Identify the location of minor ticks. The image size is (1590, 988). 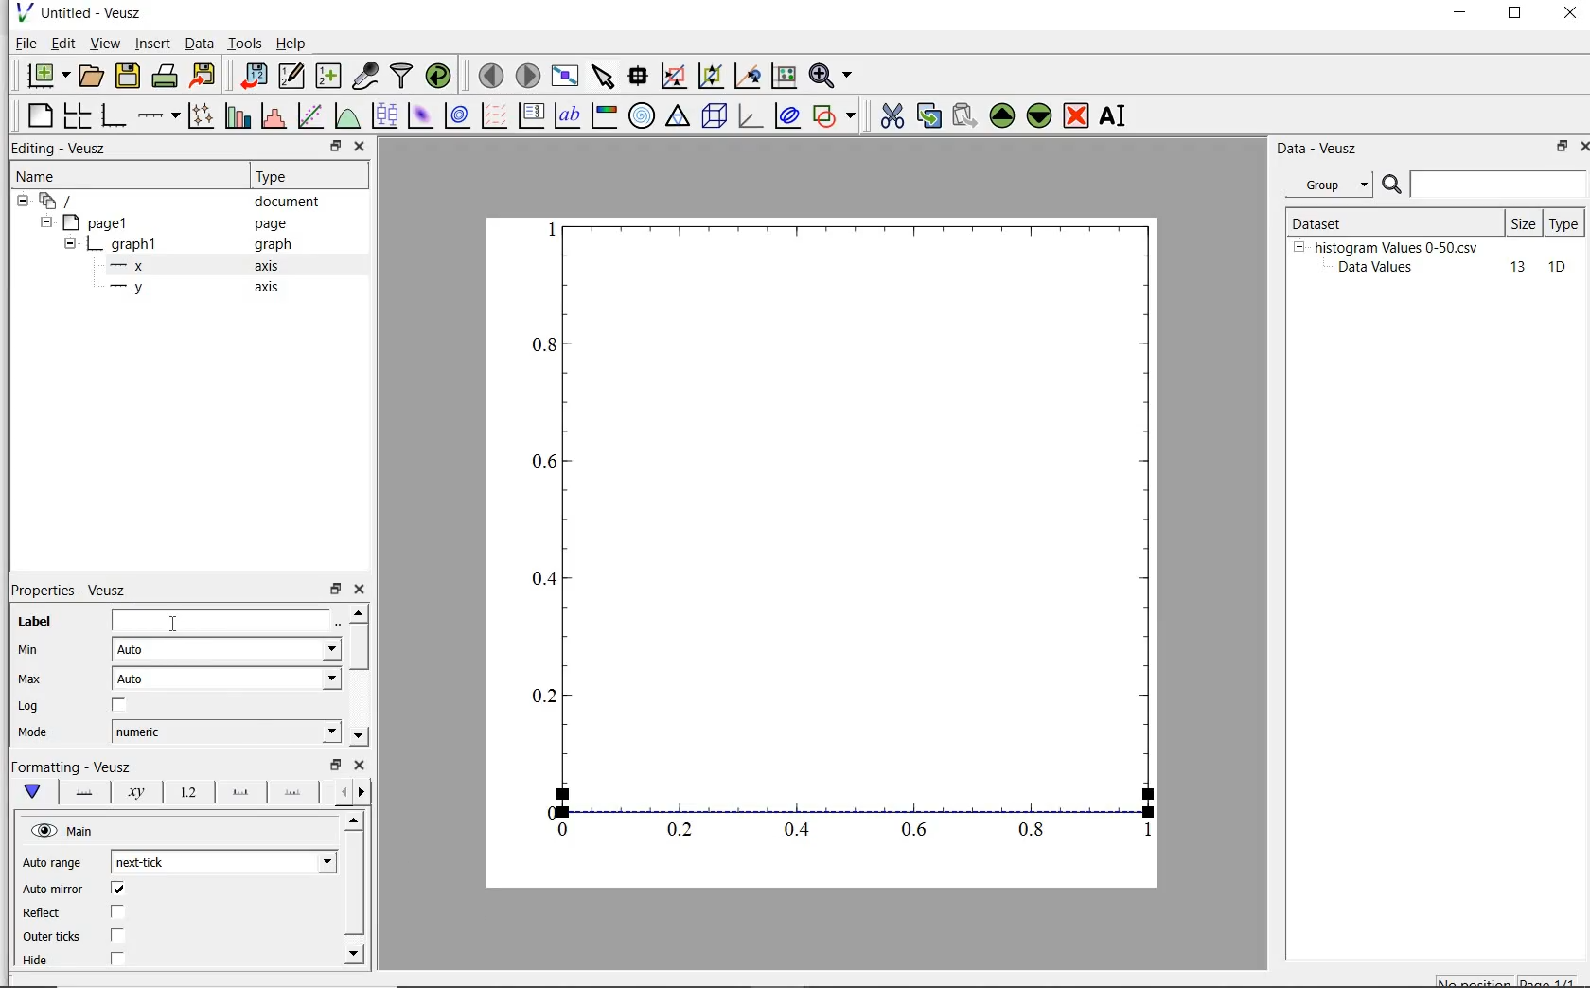
(293, 794).